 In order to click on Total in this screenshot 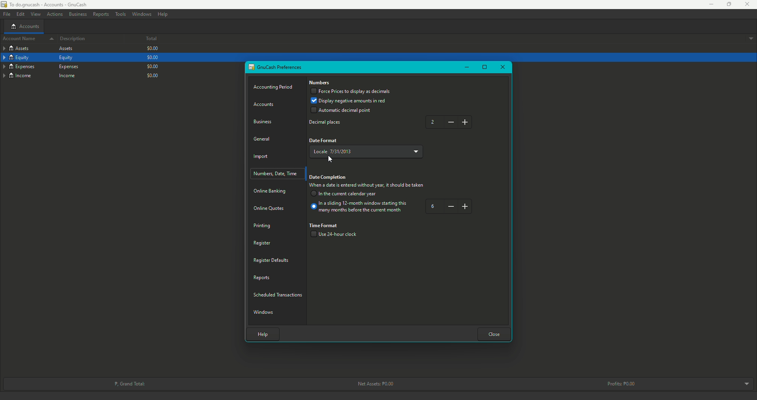, I will do `click(145, 39)`.